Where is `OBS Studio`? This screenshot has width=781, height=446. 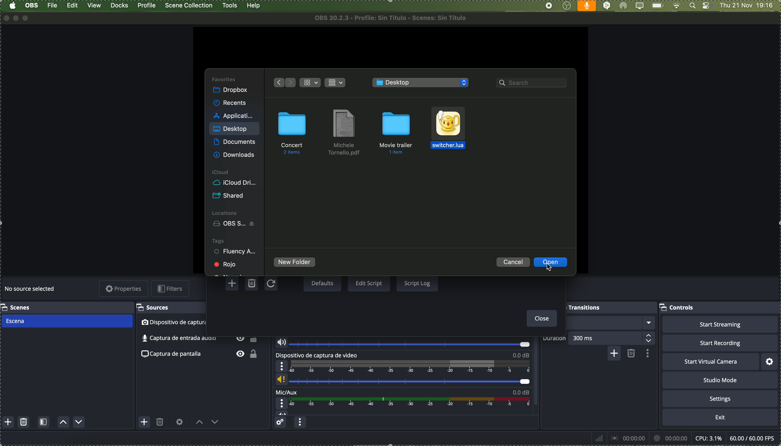
OBS Studio is located at coordinates (236, 224).